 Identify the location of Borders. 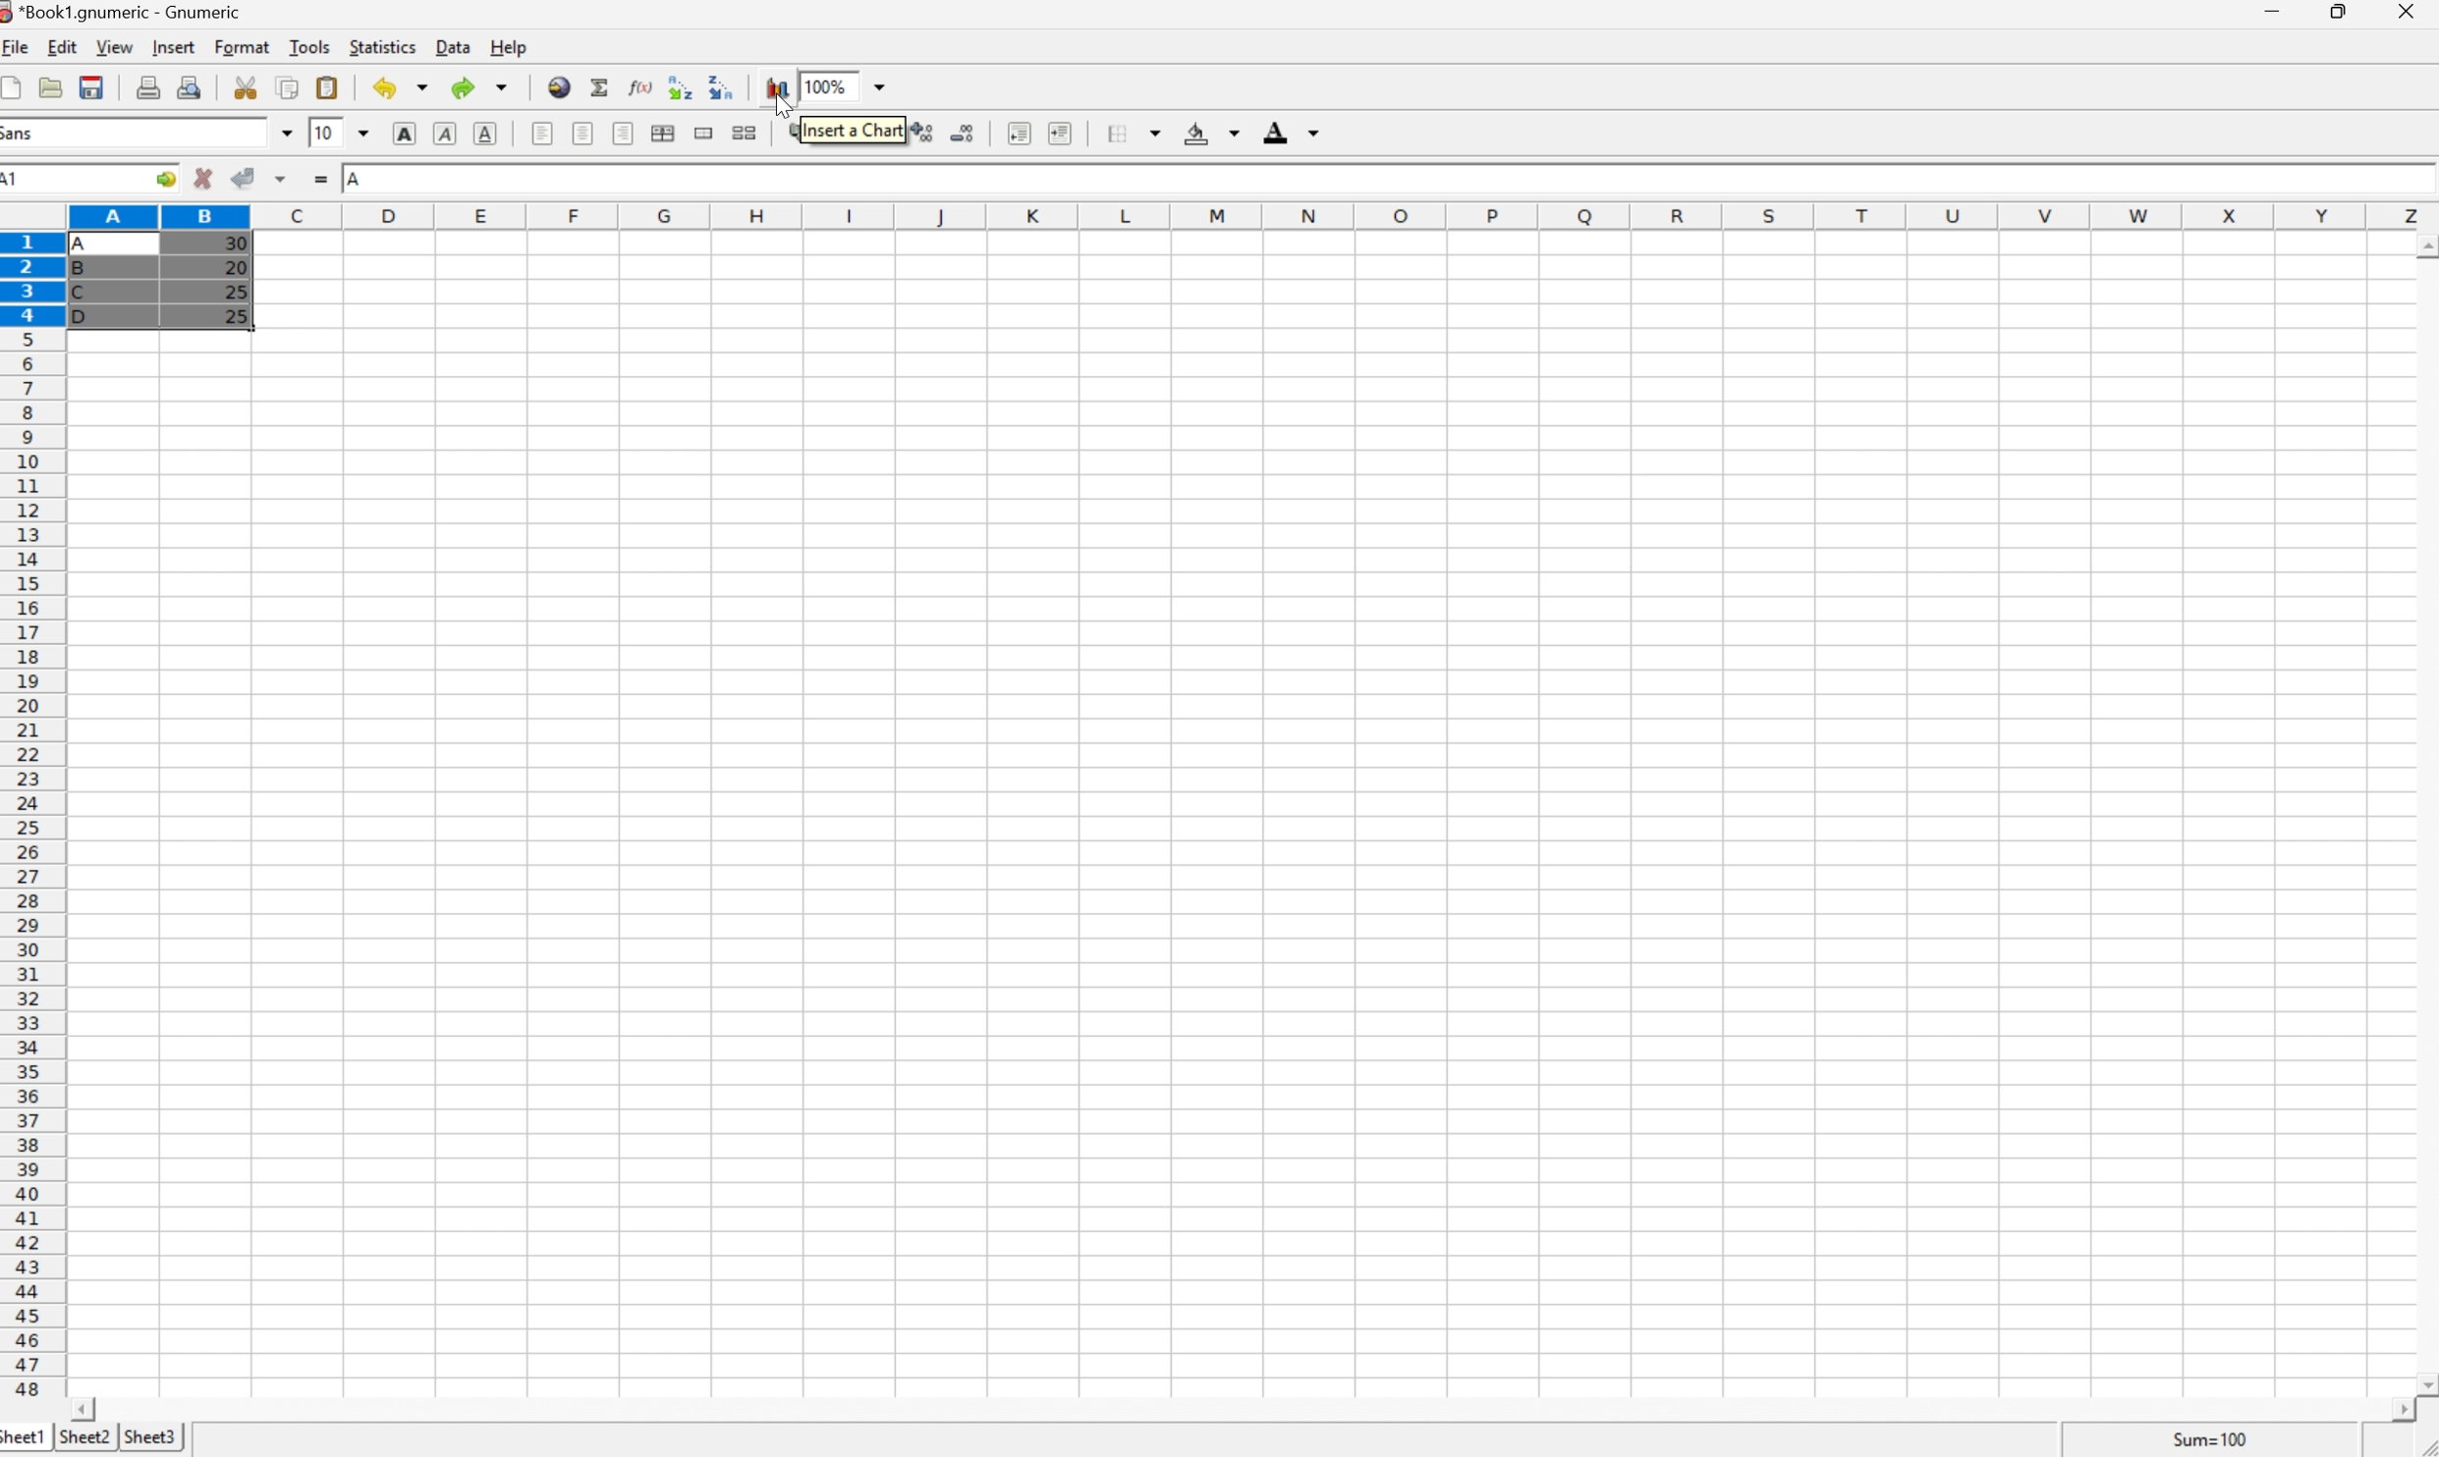
(1127, 132).